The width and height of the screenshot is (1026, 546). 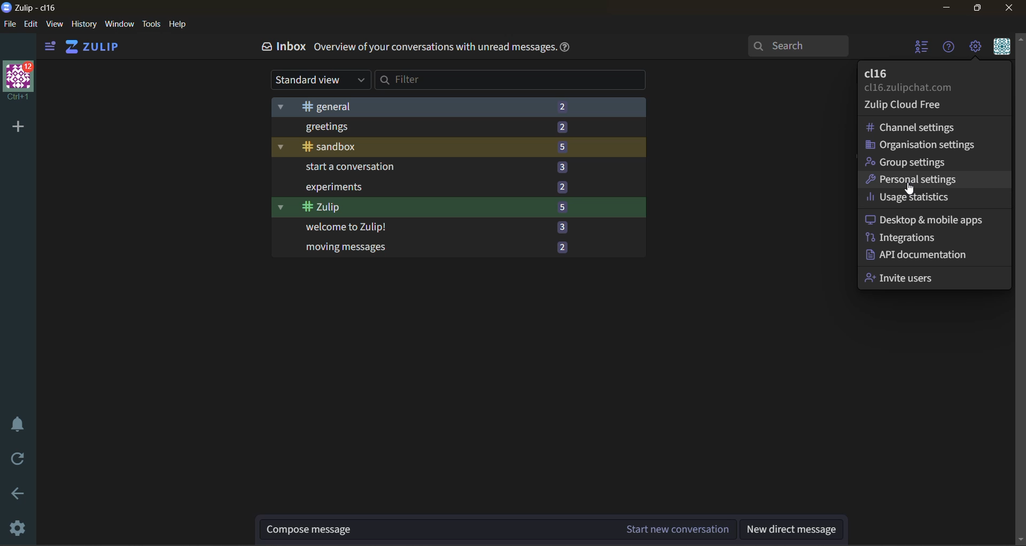 What do you see at coordinates (916, 106) in the screenshot?
I see `zulip cloud` at bounding box center [916, 106].